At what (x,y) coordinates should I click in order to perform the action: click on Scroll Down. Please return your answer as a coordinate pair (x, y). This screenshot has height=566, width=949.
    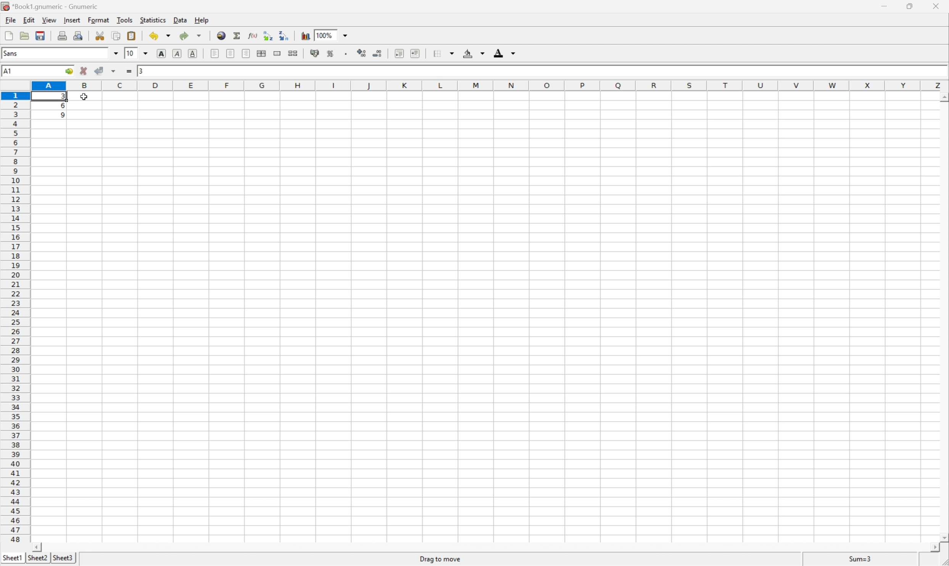
    Looking at the image, I should click on (943, 537).